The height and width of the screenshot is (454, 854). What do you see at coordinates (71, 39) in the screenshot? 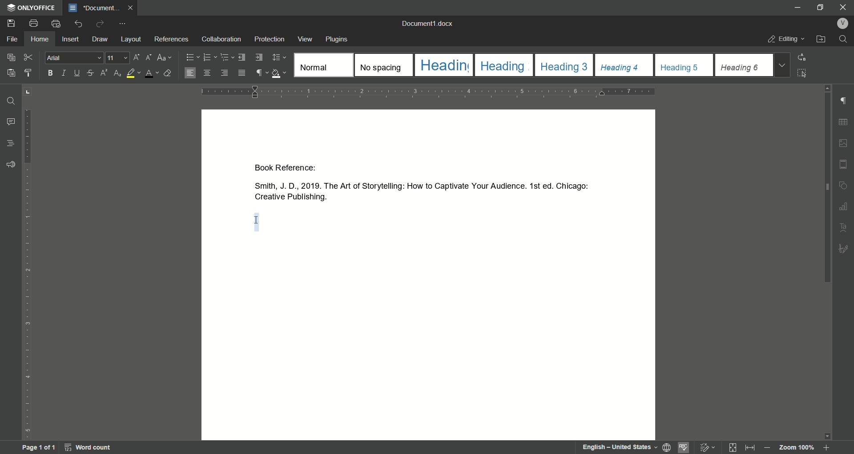
I see `insert` at bounding box center [71, 39].